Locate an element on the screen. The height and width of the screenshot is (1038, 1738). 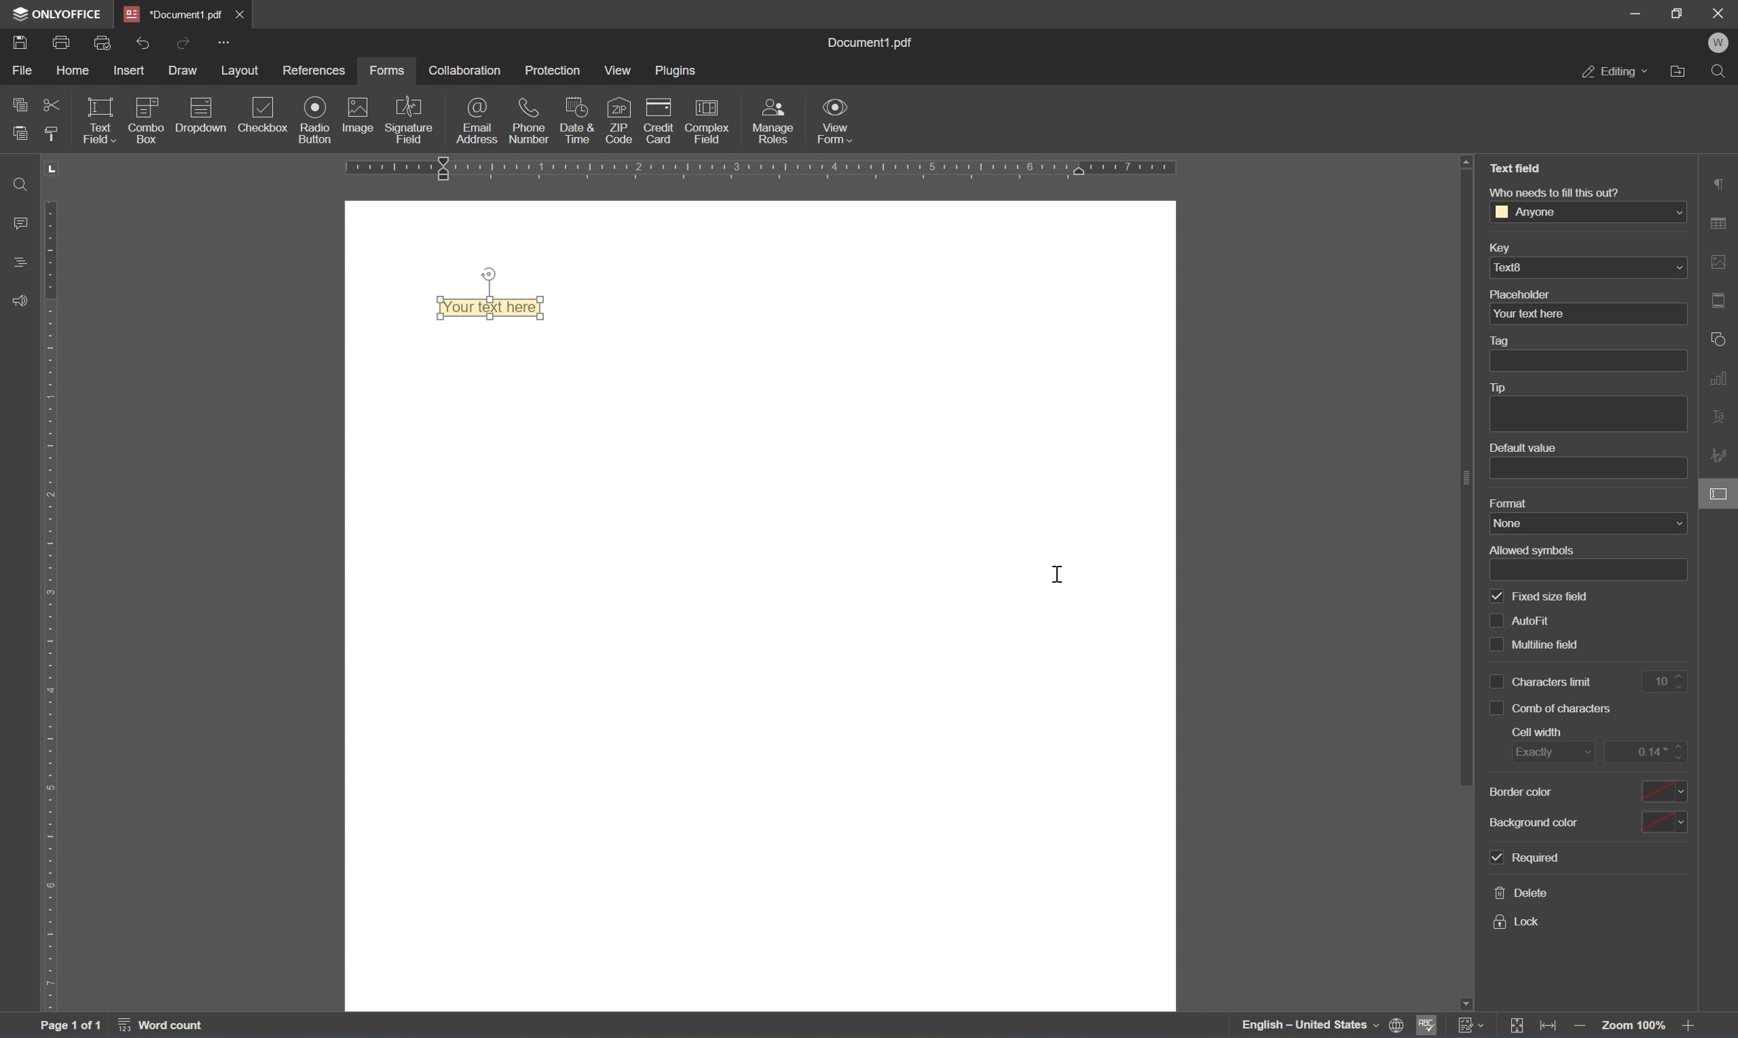
email addresses is located at coordinates (478, 120).